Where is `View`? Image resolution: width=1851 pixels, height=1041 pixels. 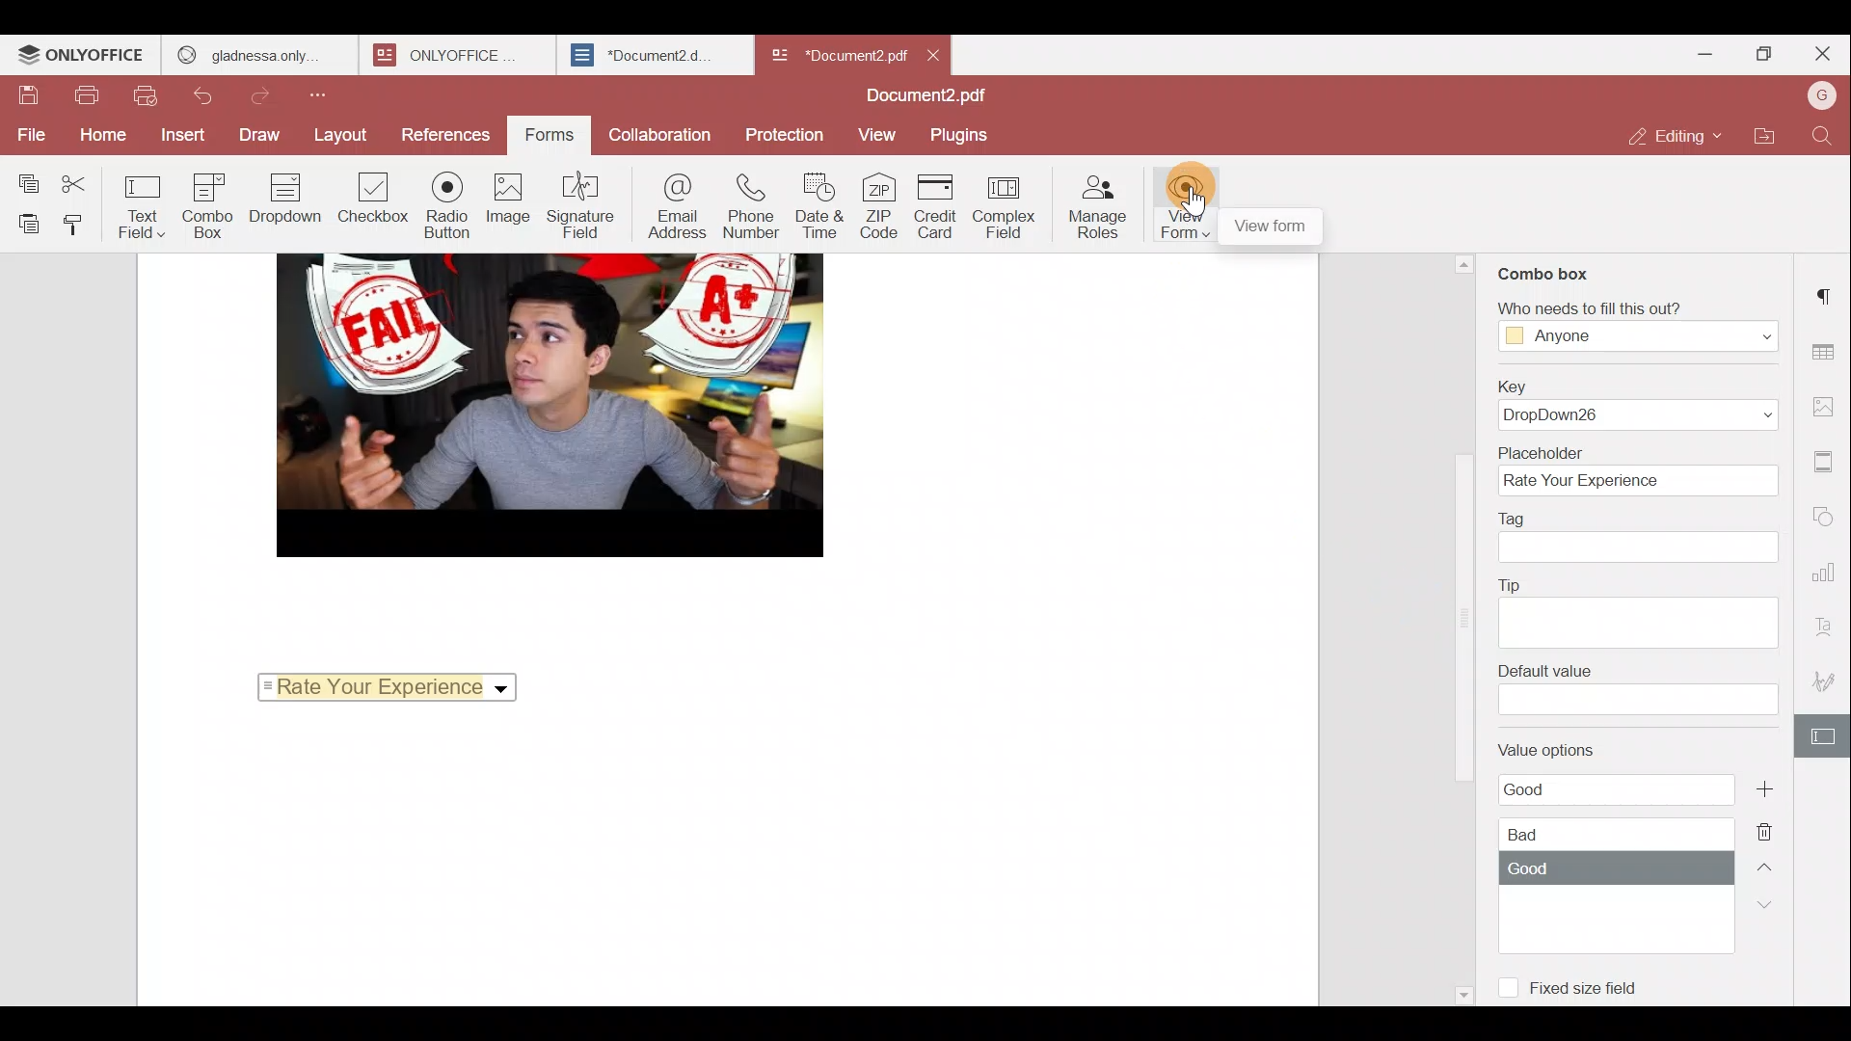
View is located at coordinates (879, 133).